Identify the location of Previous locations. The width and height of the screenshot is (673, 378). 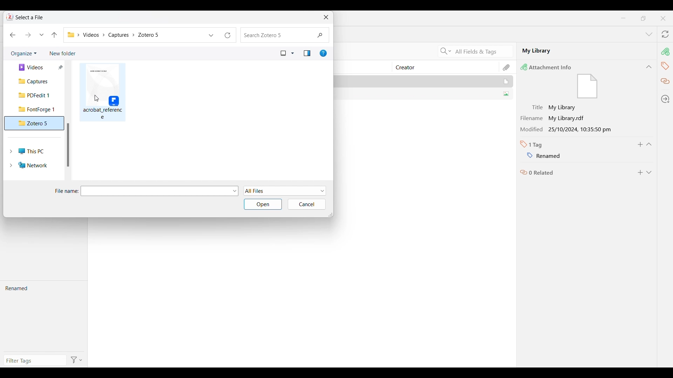
(211, 35).